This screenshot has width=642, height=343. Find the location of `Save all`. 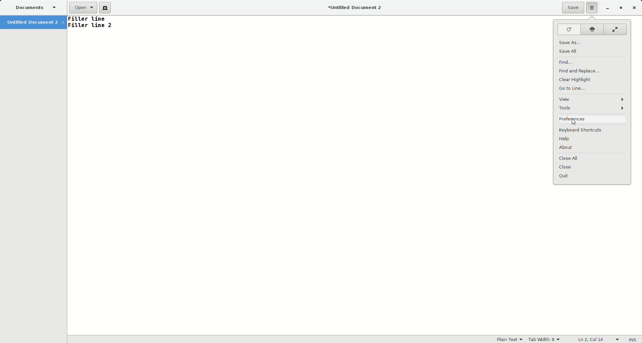

Save all is located at coordinates (570, 51).